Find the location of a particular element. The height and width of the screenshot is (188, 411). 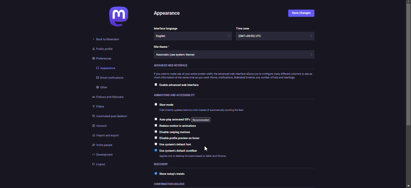

back to mastodon is located at coordinates (107, 40).